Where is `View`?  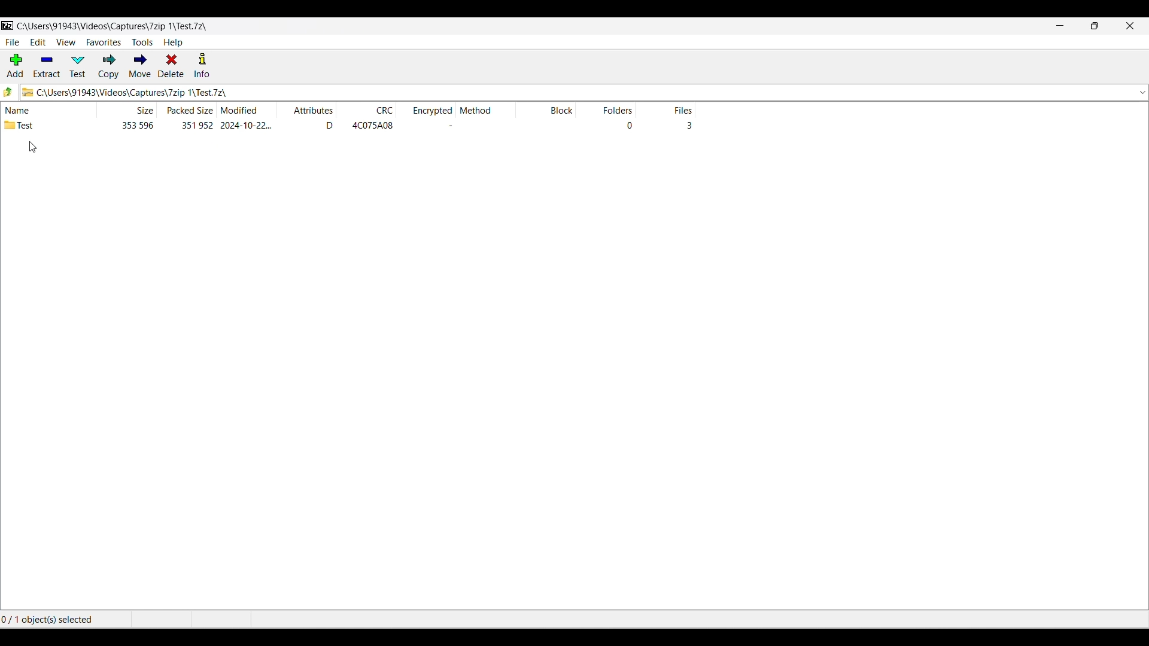
View is located at coordinates (66, 42).